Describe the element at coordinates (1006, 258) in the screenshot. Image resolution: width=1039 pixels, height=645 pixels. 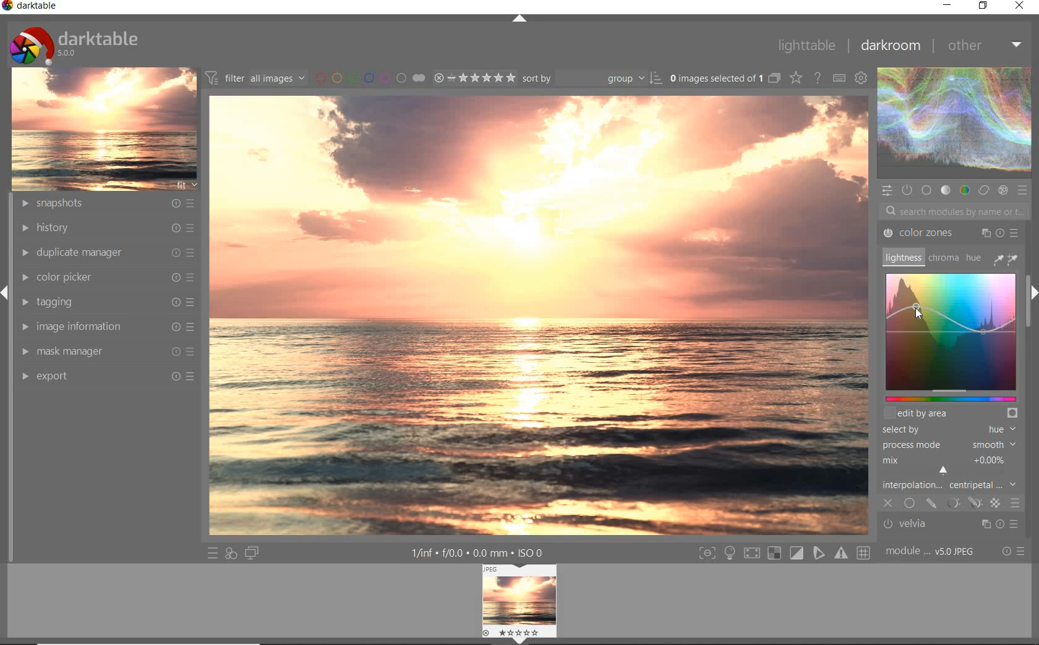
I see `COLOR PICKER TOOLS` at that location.